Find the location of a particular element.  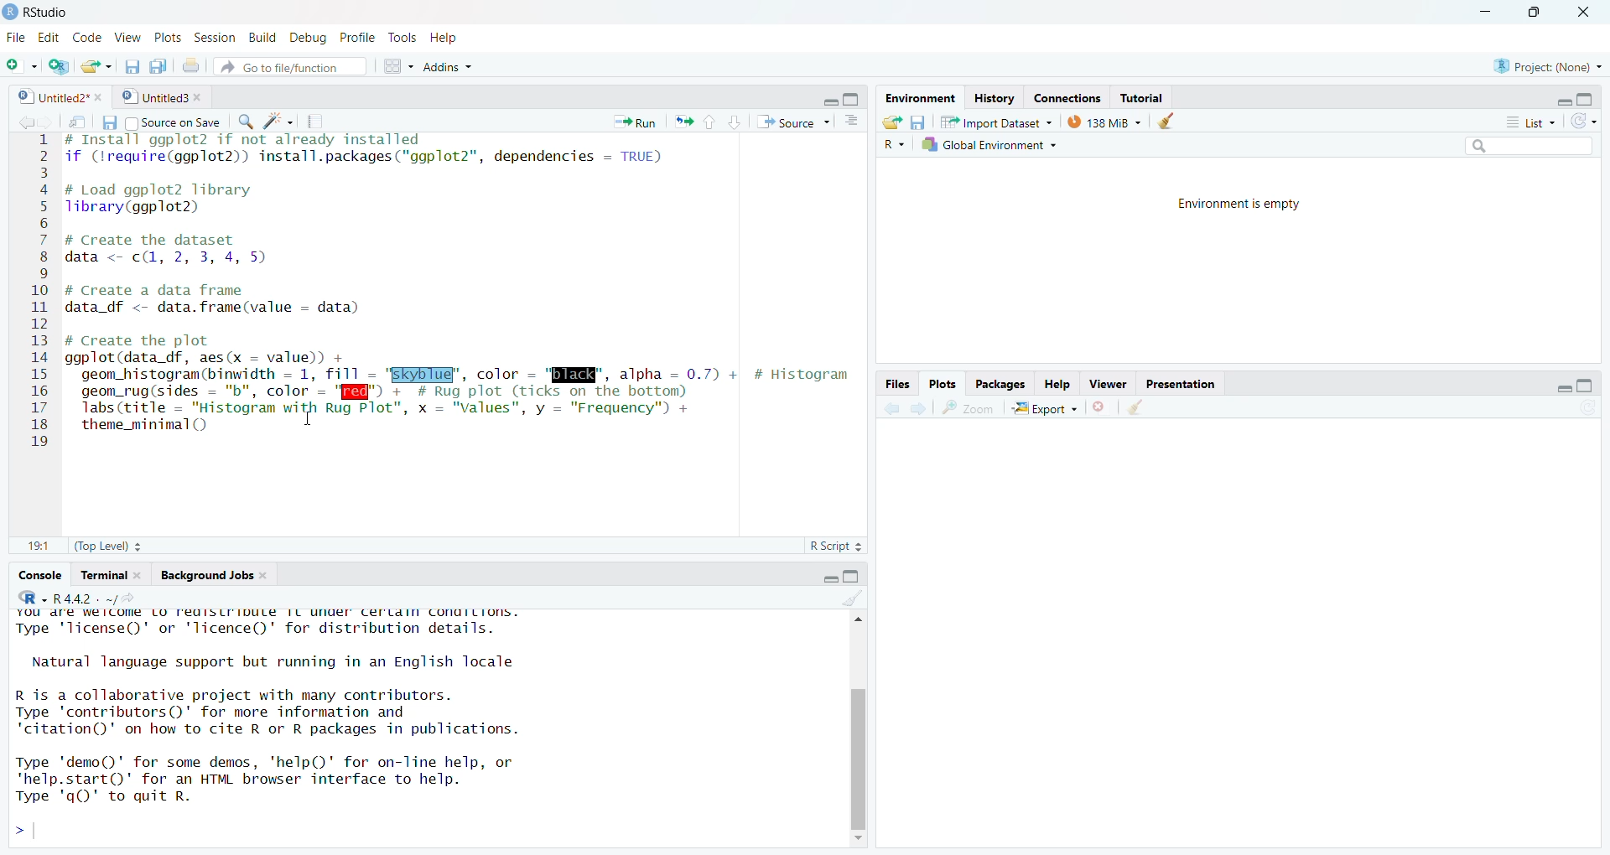

New File is located at coordinates (19, 66).